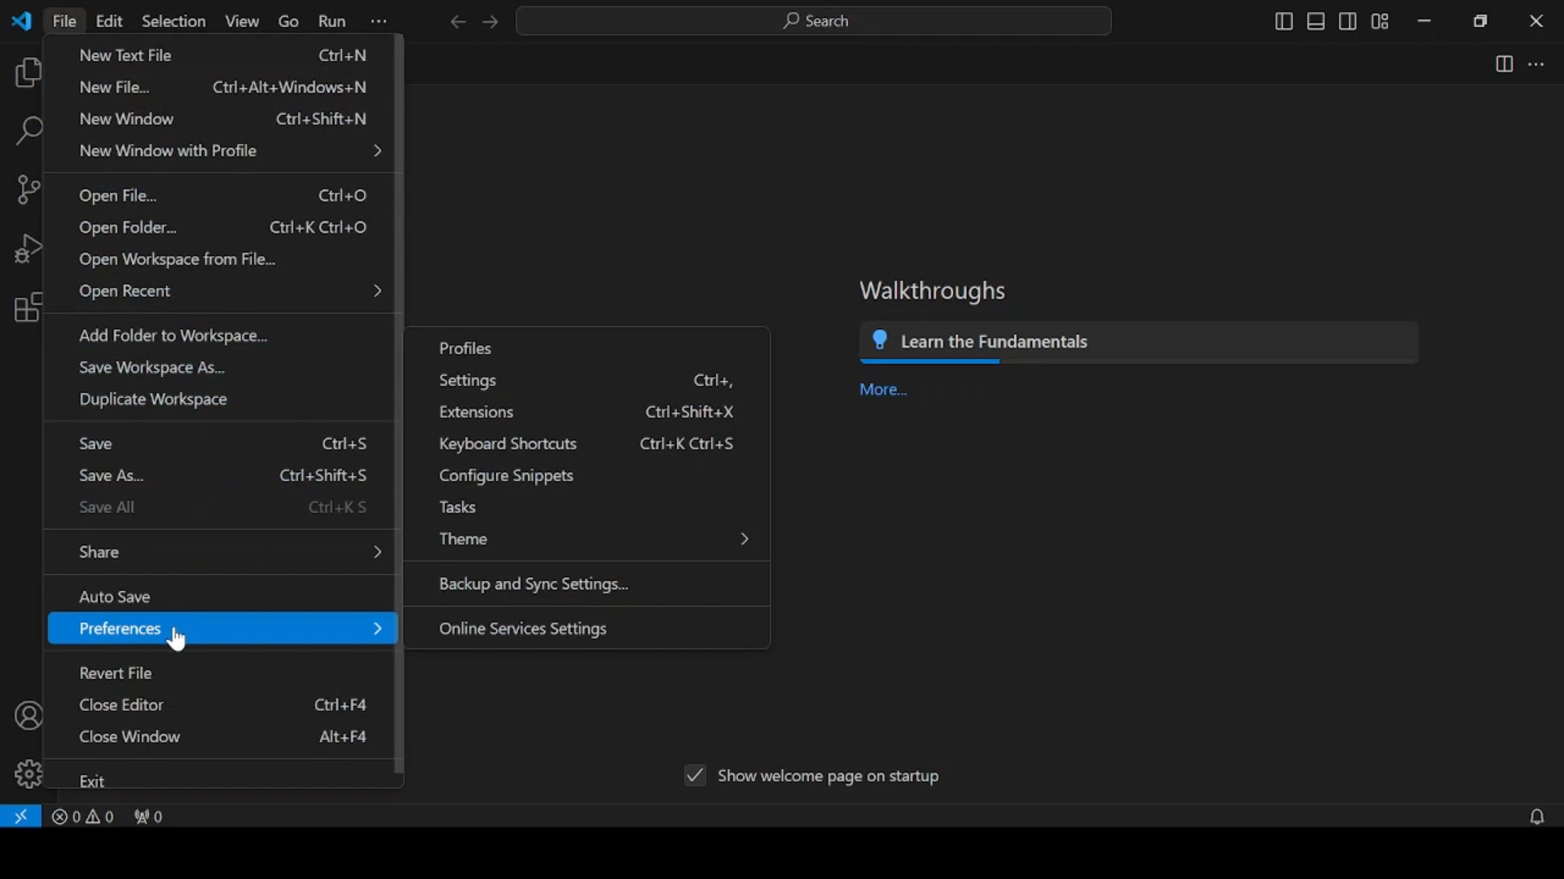 This screenshot has height=879, width=1564. Describe the element at coordinates (94, 780) in the screenshot. I see `exit` at that location.